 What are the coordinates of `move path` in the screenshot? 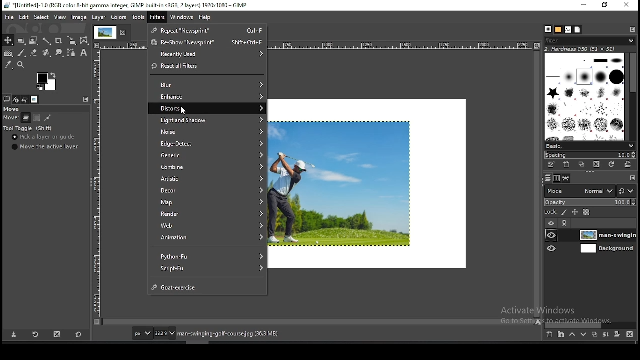 It's located at (48, 117).